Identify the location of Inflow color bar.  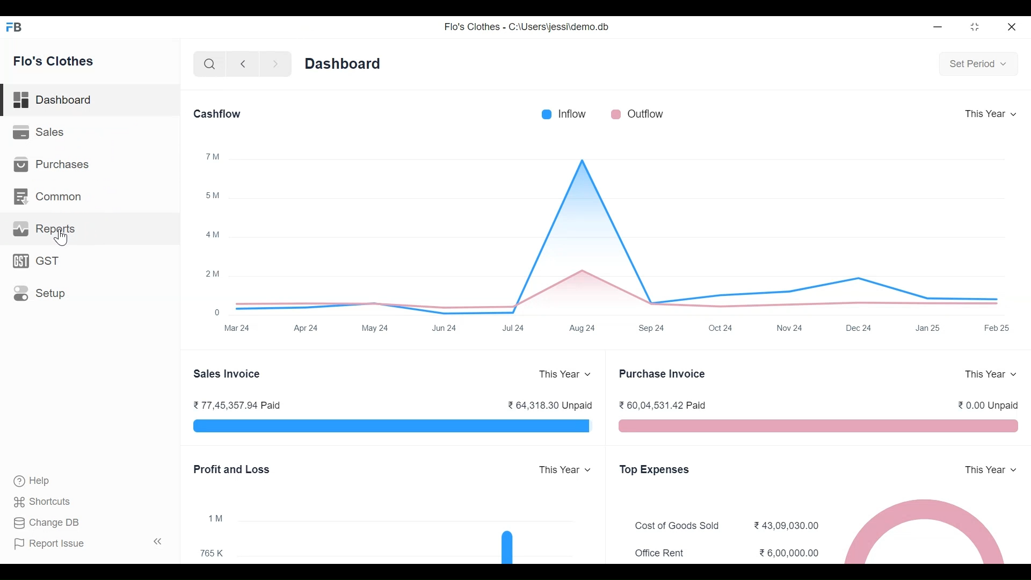
(547, 113).